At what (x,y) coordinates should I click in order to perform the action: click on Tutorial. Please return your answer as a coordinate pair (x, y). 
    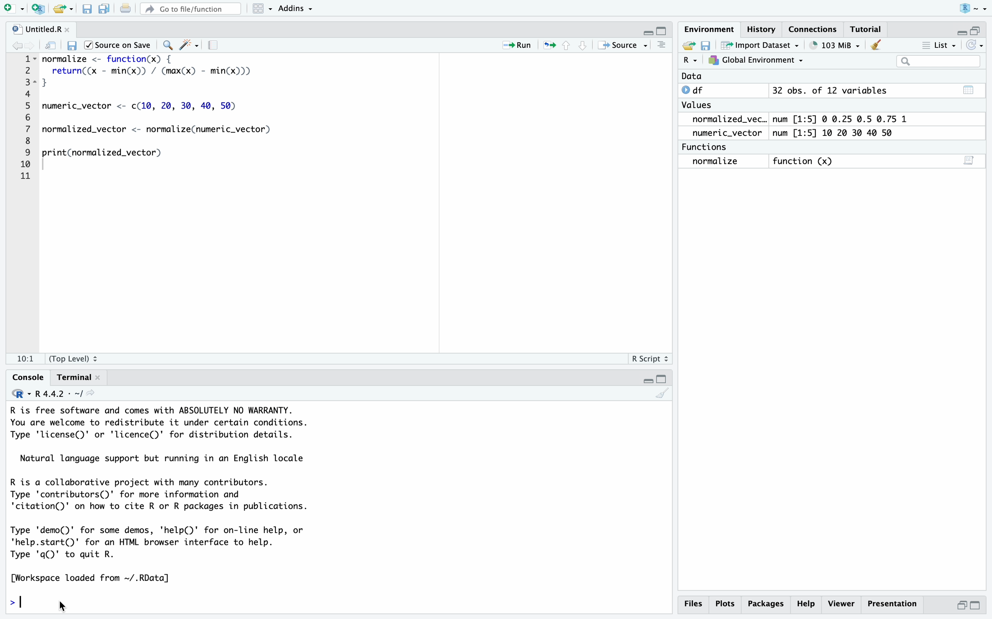
    Looking at the image, I should click on (867, 28).